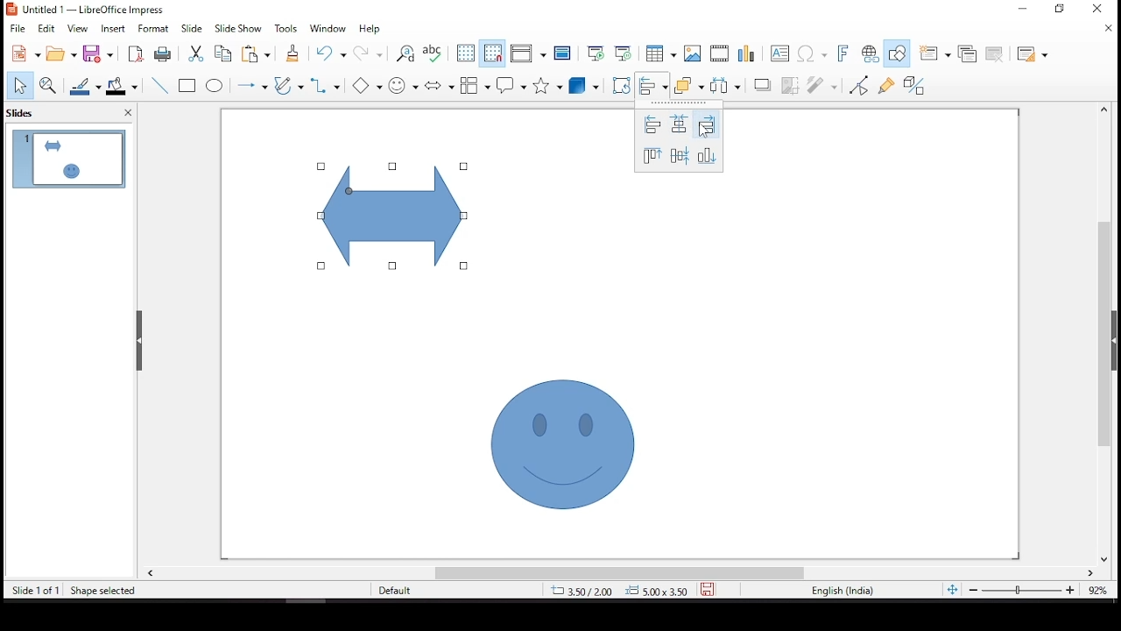 Image resolution: width=1121 pixels, height=631 pixels. What do you see at coordinates (261, 55) in the screenshot?
I see `paste` at bounding box center [261, 55].